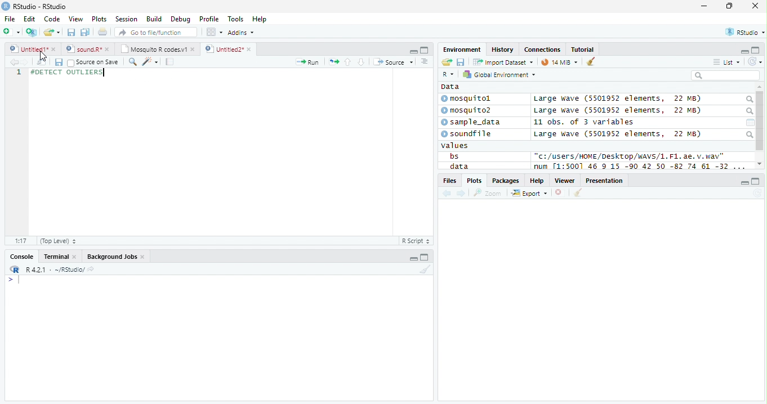 Image resolution: width=767 pixels, height=404 pixels. What do you see at coordinates (744, 182) in the screenshot?
I see `minimize` at bounding box center [744, 182].